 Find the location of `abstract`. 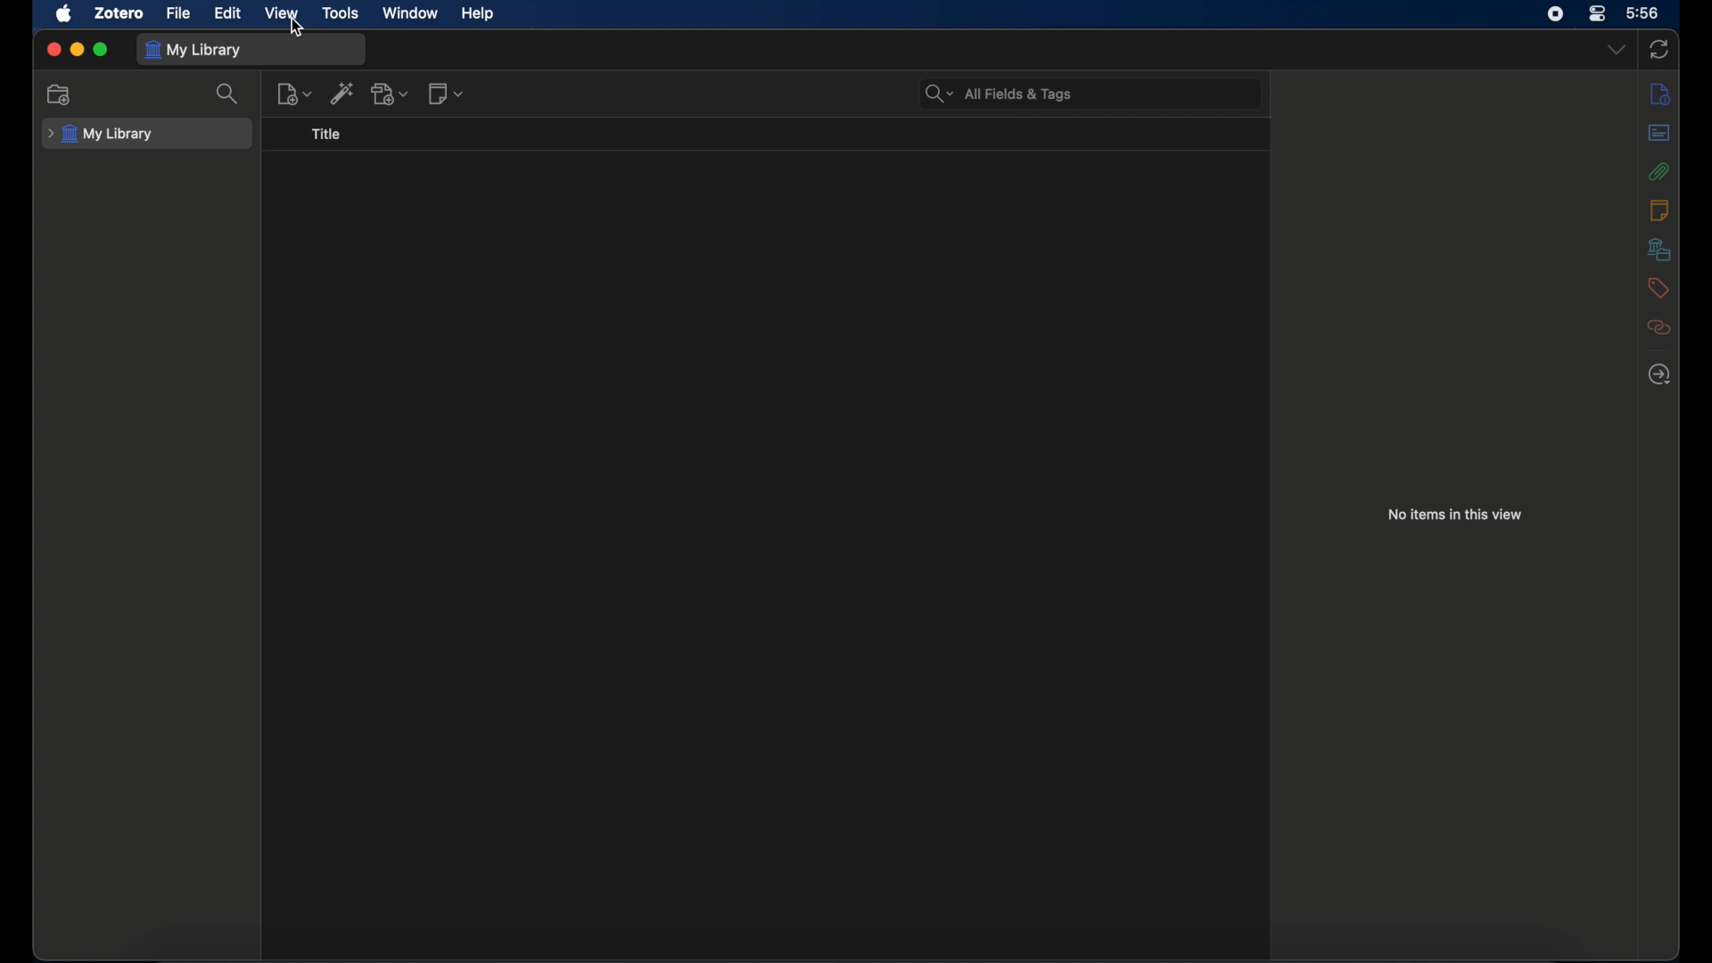

abstract is located at coordinates (1658, 133).